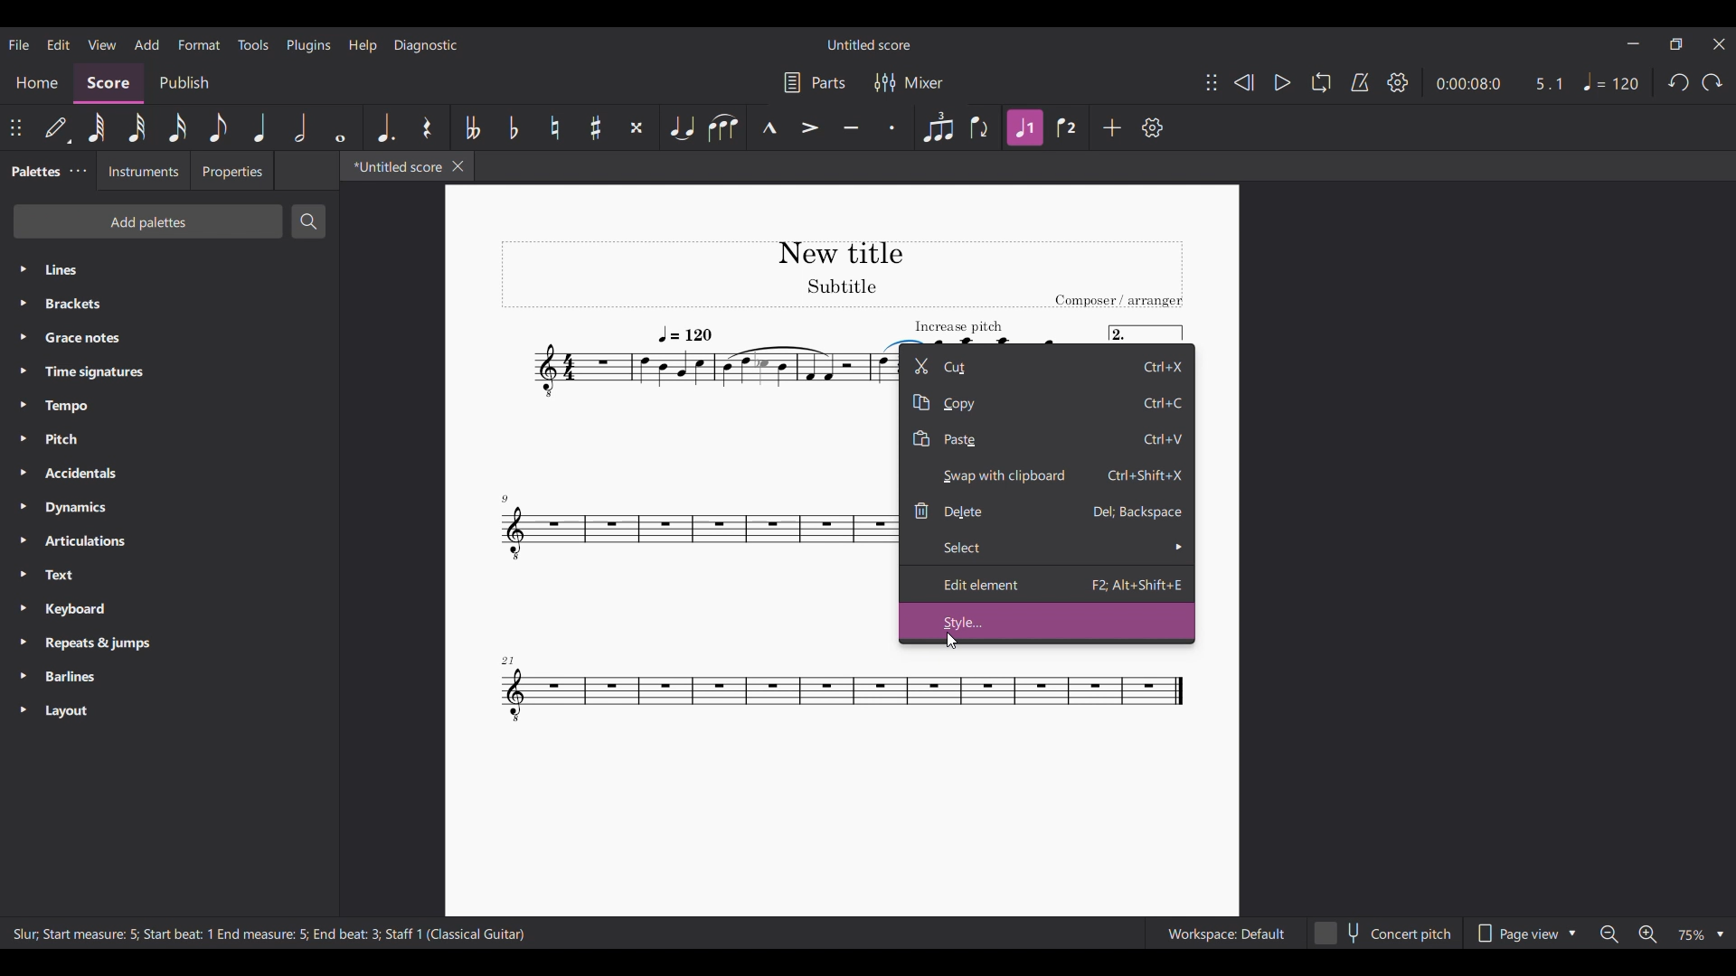  What do you see at coordinates (168, 507) in the screenshot?
I see `Dynamics` at bounding box center [168, 507].